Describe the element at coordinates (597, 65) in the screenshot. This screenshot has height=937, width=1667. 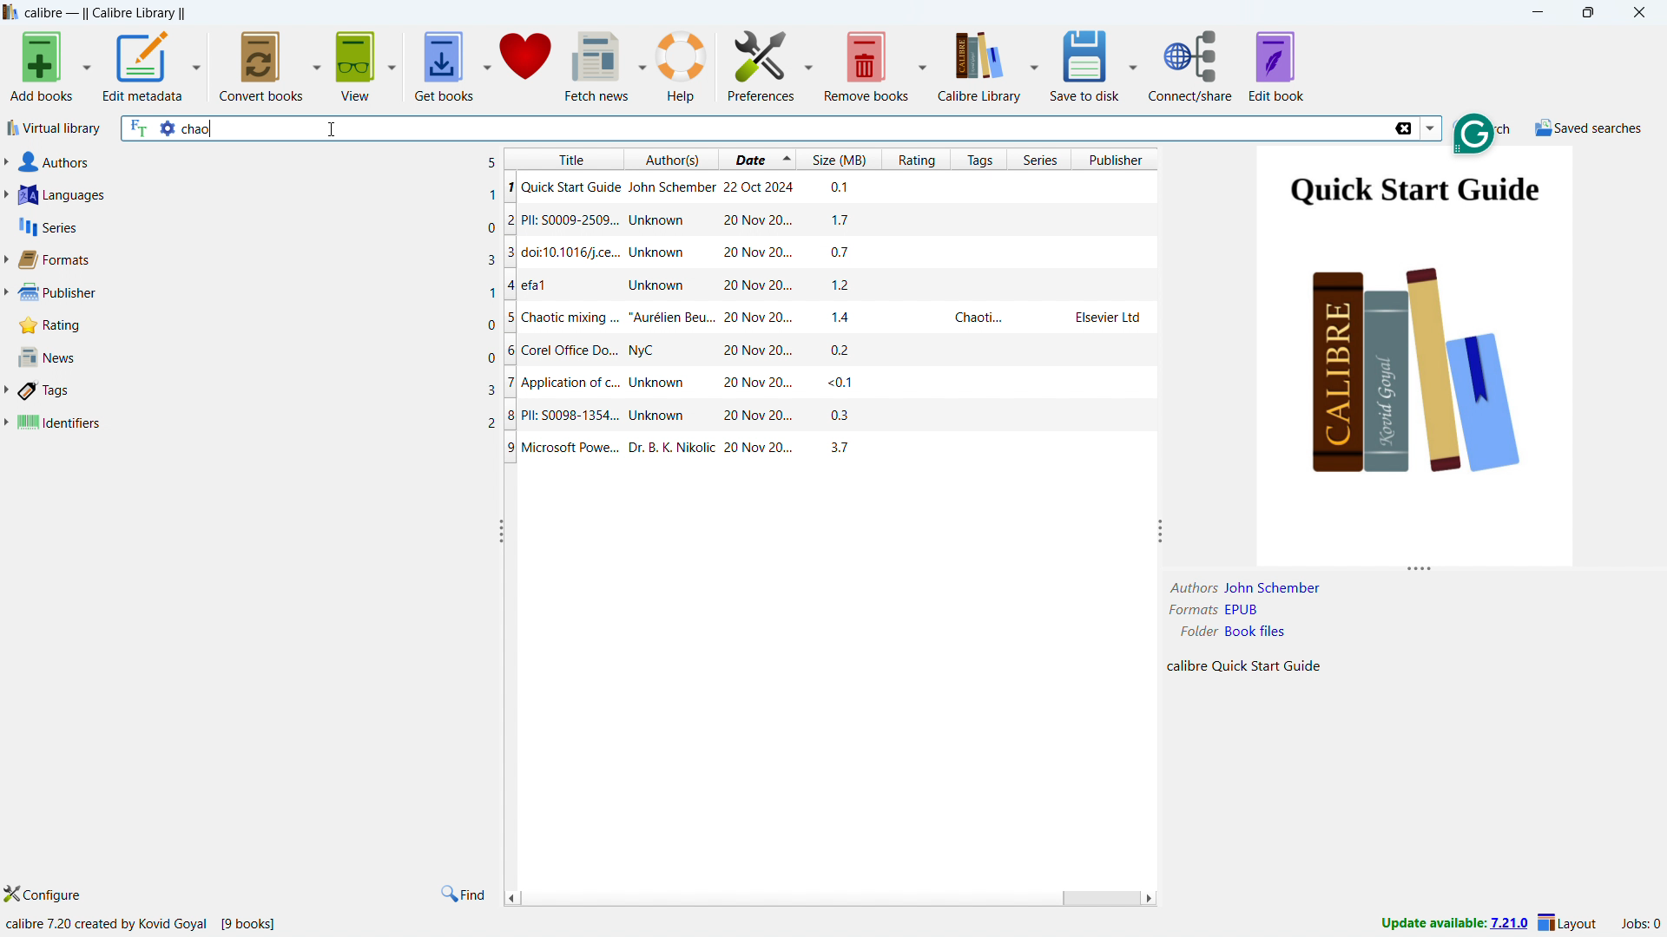
I see `fetch news` at that location.